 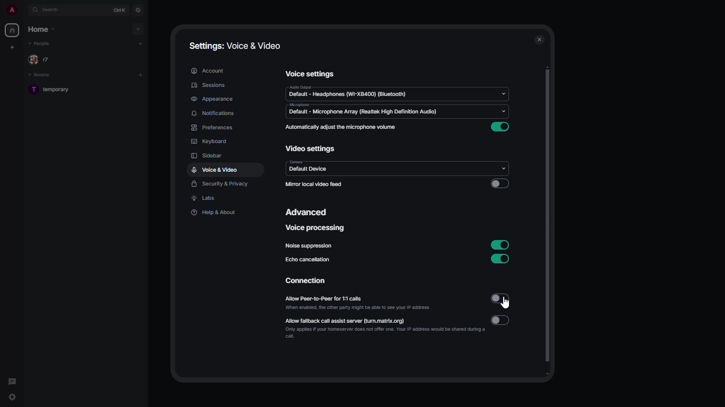 What do you see at coordinates (142, 43) in the screenshot?
I see `add` at bounding box center [142, 43].